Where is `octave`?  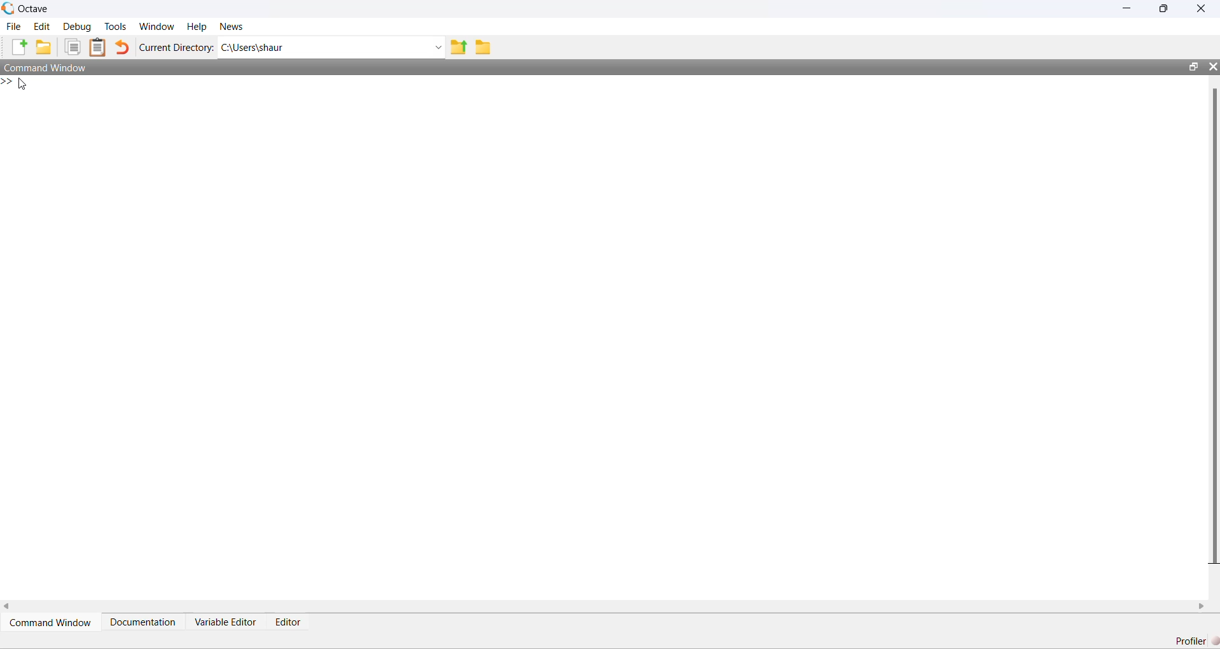 octave is located at coordinates (34, 9).